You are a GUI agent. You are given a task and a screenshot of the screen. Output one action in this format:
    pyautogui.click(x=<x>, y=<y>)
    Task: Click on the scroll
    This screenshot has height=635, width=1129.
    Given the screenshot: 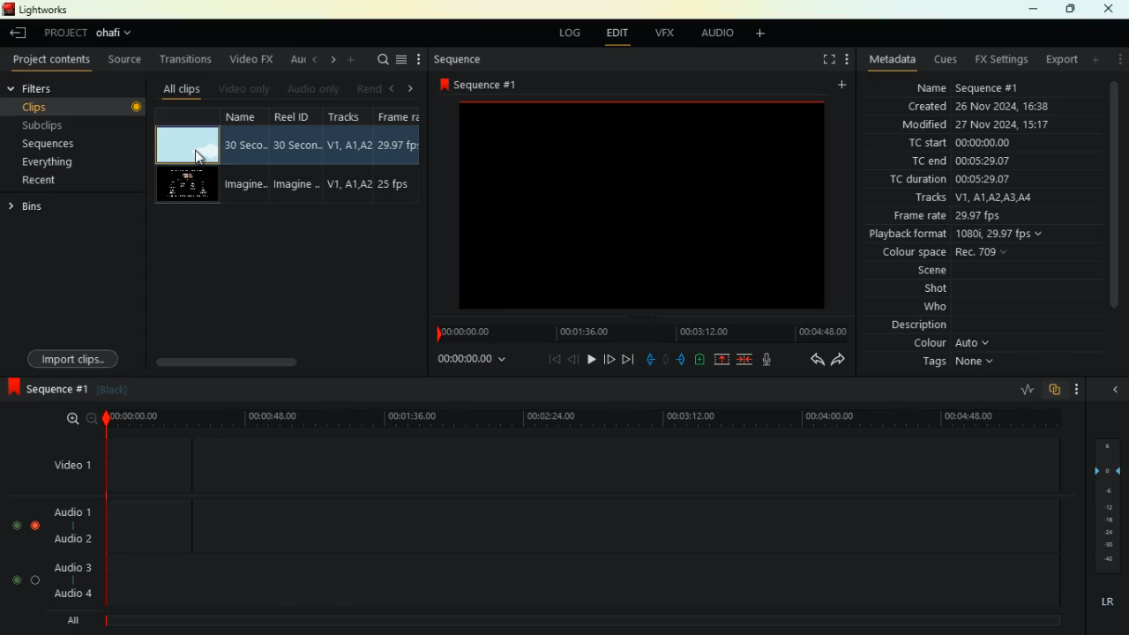 What is the action you would take?
    pyautogui.click(x=258, y=356)
    